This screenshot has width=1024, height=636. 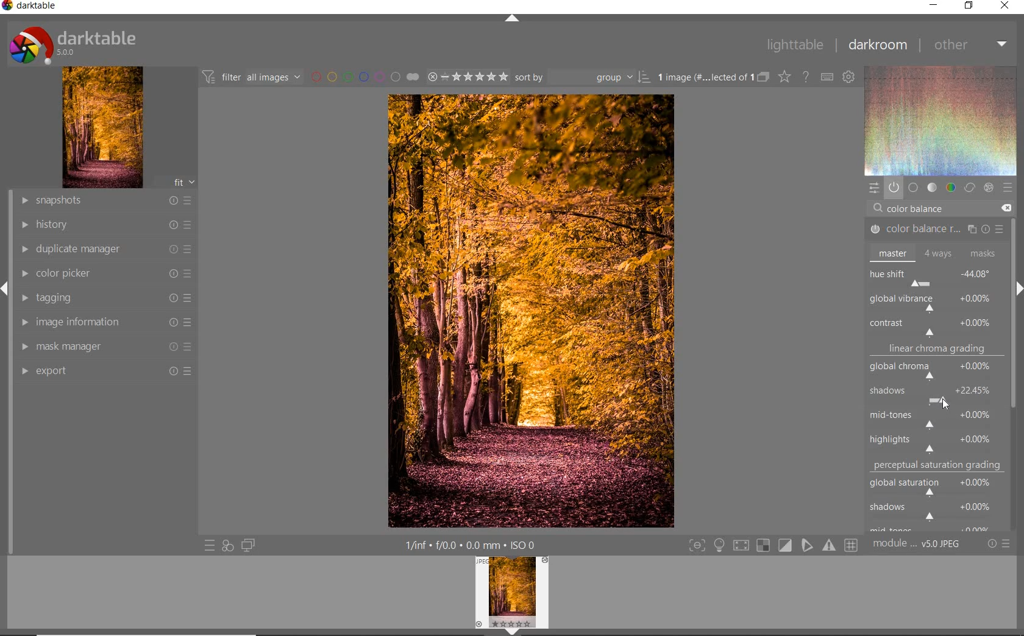 I want to click on tagging, so click(x=105, y=299).